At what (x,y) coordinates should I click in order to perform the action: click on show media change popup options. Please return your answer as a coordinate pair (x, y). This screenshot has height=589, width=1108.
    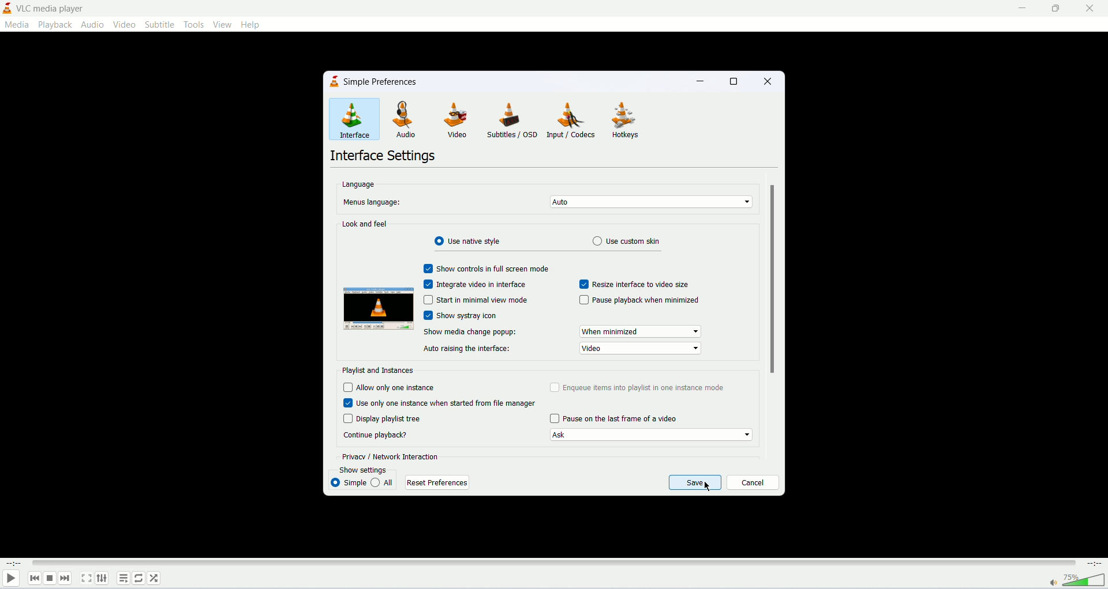
    Looking at the image, I should click on (639, 349).